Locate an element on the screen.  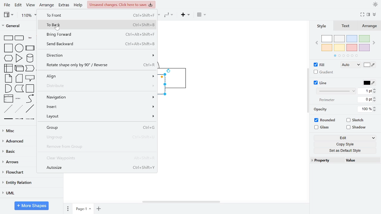
autosize is located at coordinates (98, 168).